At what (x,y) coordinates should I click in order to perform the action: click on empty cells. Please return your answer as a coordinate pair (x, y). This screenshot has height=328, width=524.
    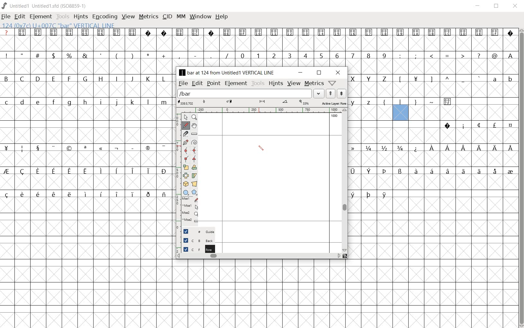
    Looking at the image, I should click on (433, 136).